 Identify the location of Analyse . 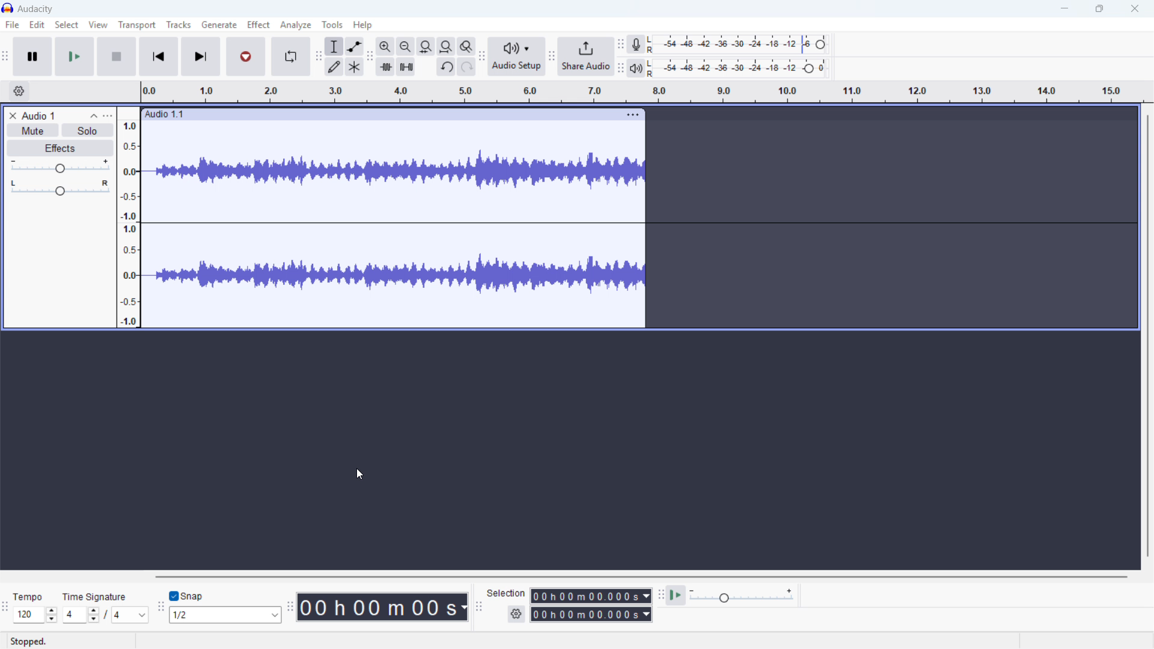
(295, 25).